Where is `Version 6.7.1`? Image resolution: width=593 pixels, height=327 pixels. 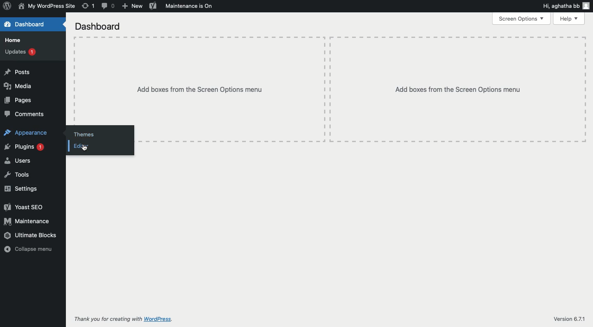 Version 6.7.1 is located at coordinates (569, 320).